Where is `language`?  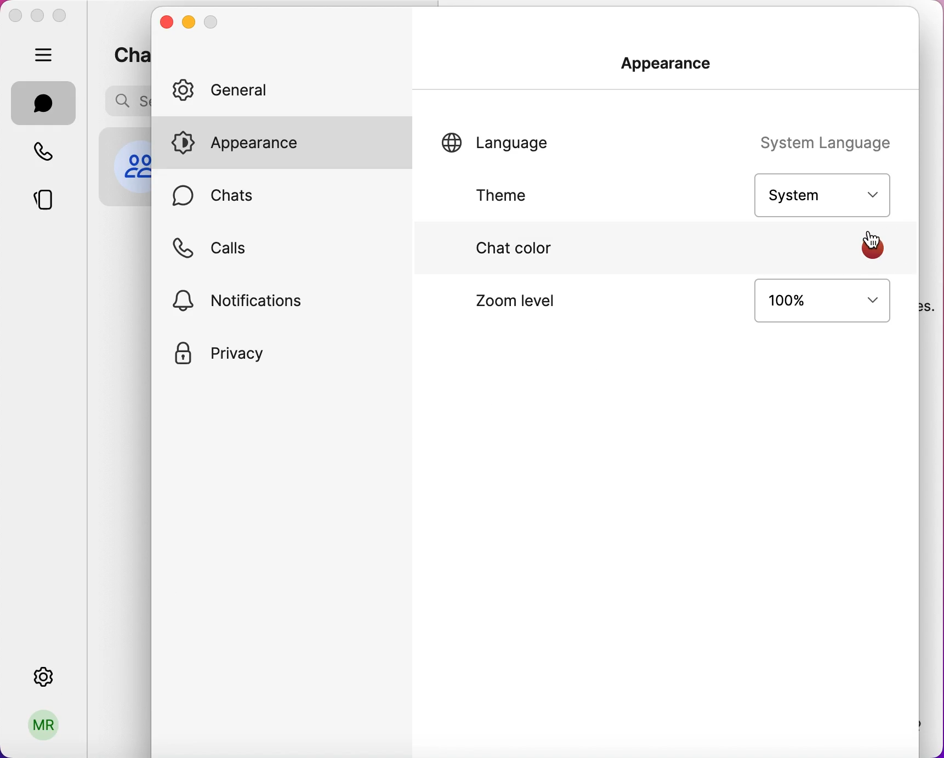
language is located at coordinates (509, 145).